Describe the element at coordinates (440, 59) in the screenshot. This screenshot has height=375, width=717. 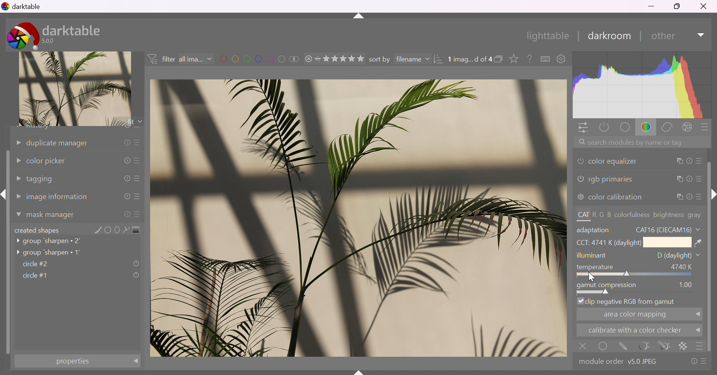
I see `change order` at that location.